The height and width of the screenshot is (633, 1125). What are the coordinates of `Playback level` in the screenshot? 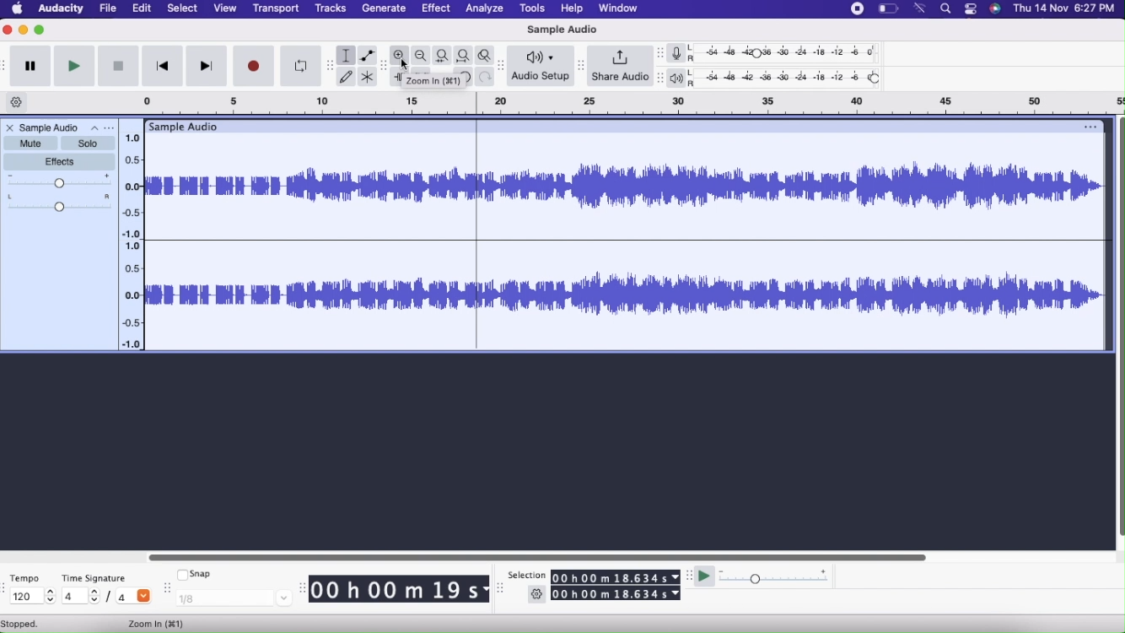 It's located at (791, 79).